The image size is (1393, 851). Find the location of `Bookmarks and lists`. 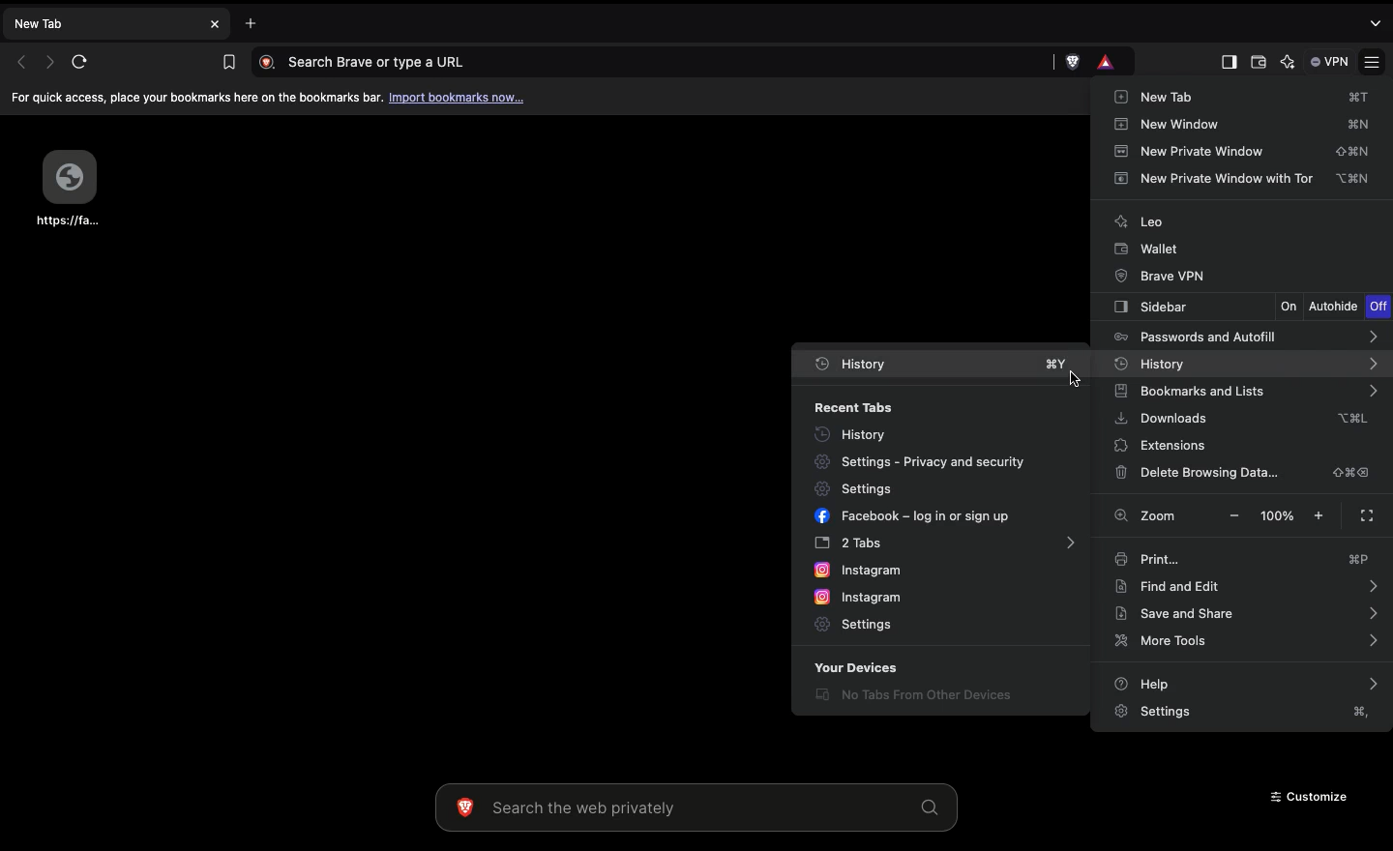

Bookmarks and lists is located at coordinates (1246, 395).